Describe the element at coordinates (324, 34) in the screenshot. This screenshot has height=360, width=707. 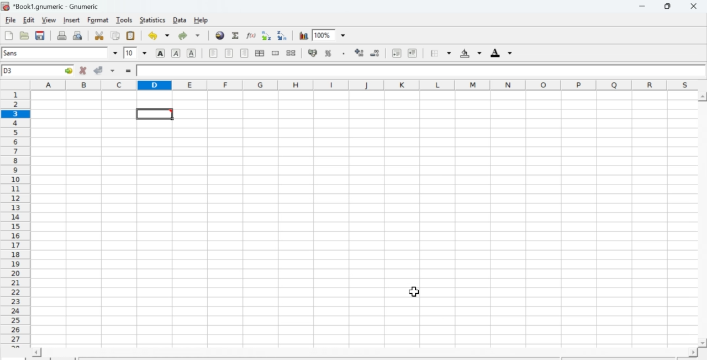
I see `Zoom` at that location.